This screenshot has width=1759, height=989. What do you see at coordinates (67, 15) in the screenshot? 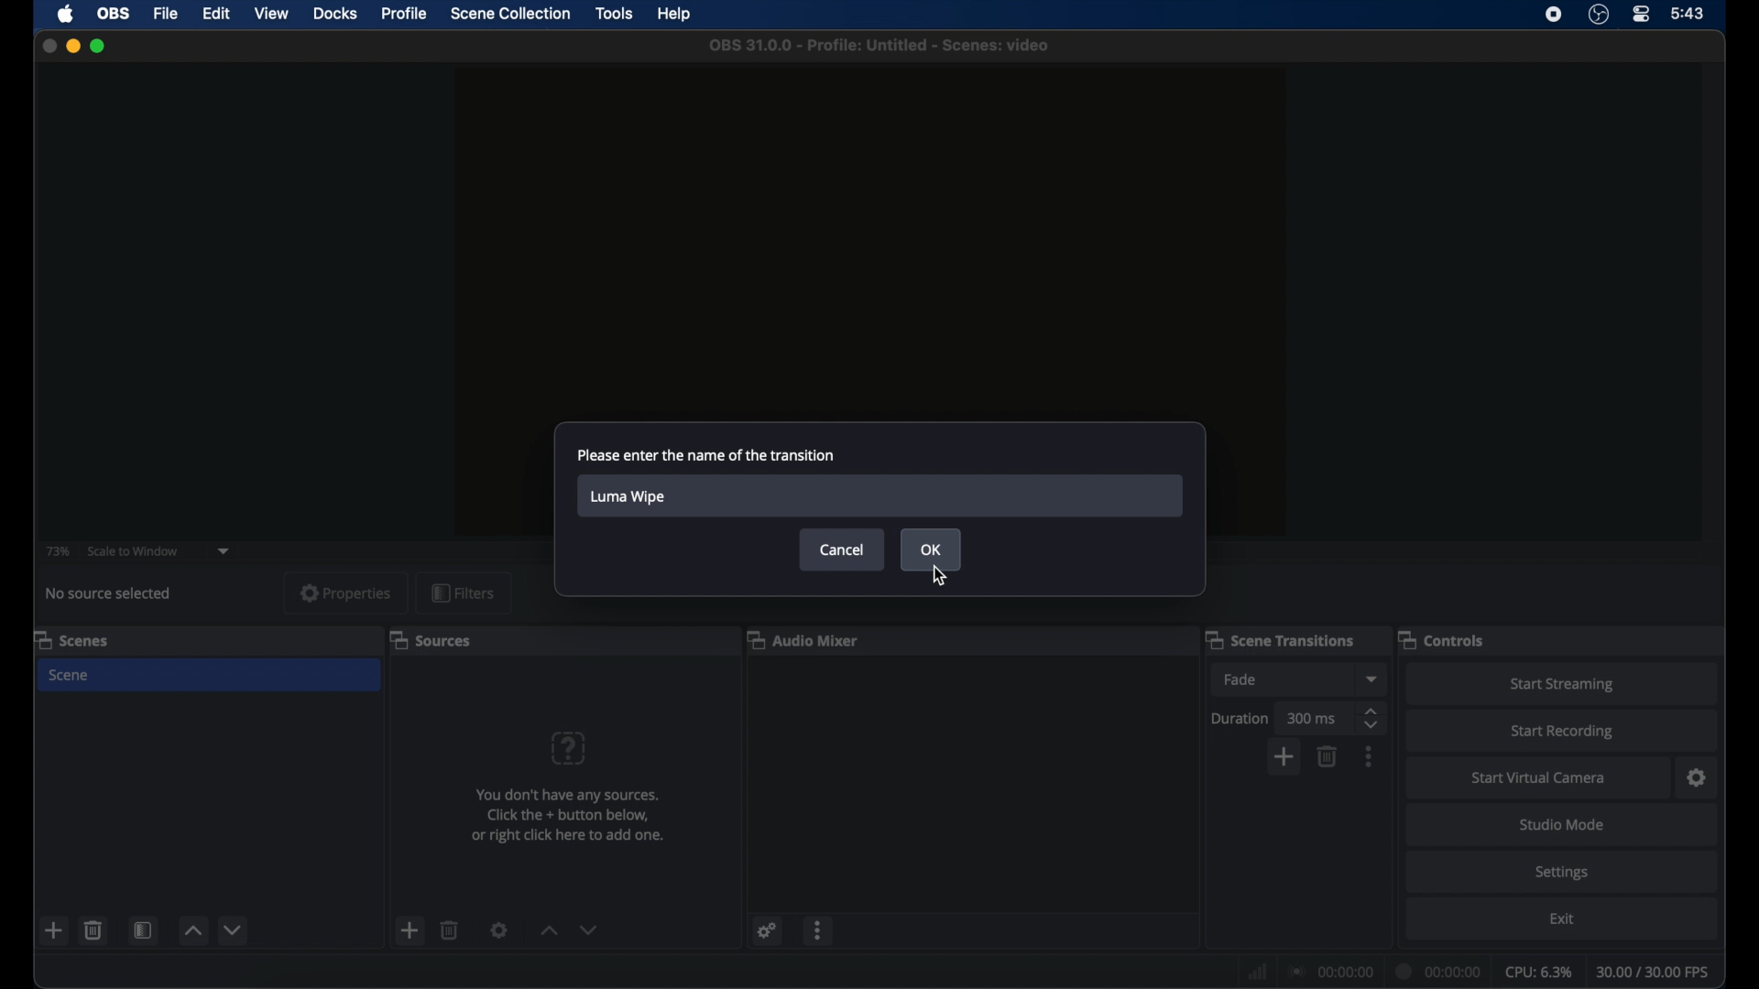
I see `apple icon` at bounding box center [67, 15].